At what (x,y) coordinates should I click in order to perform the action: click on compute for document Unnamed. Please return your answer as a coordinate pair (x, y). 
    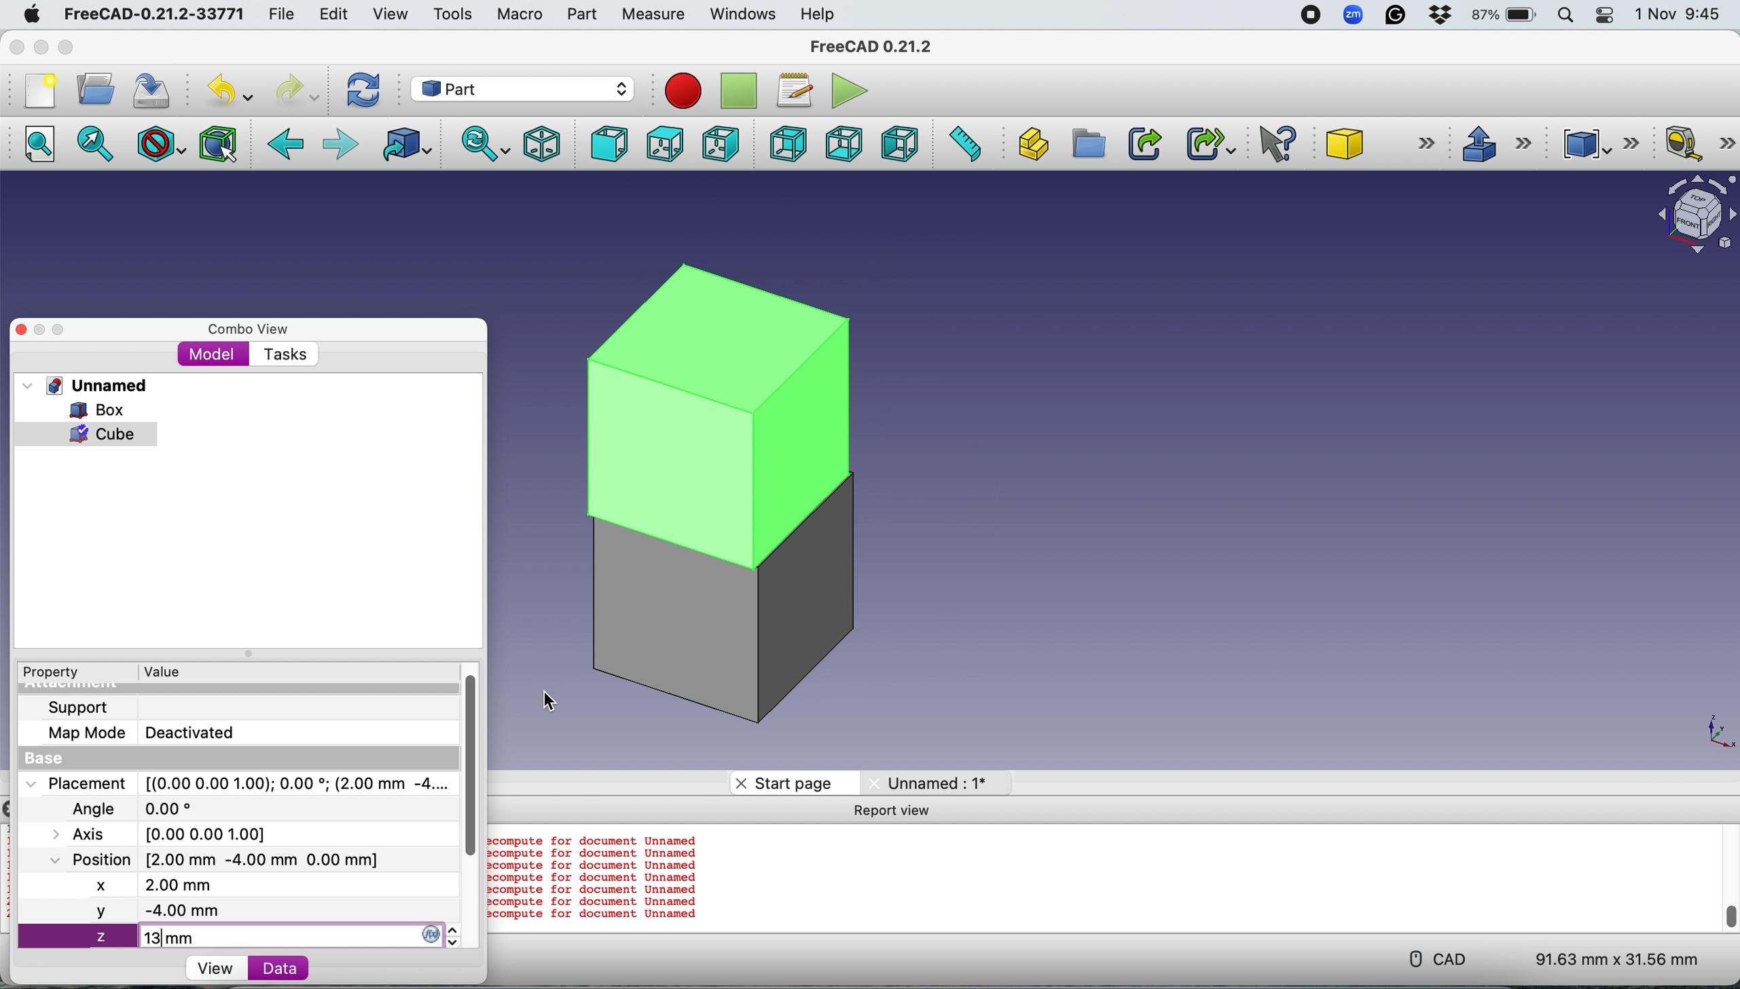
    Looking at the image, I should click on (596, 877).